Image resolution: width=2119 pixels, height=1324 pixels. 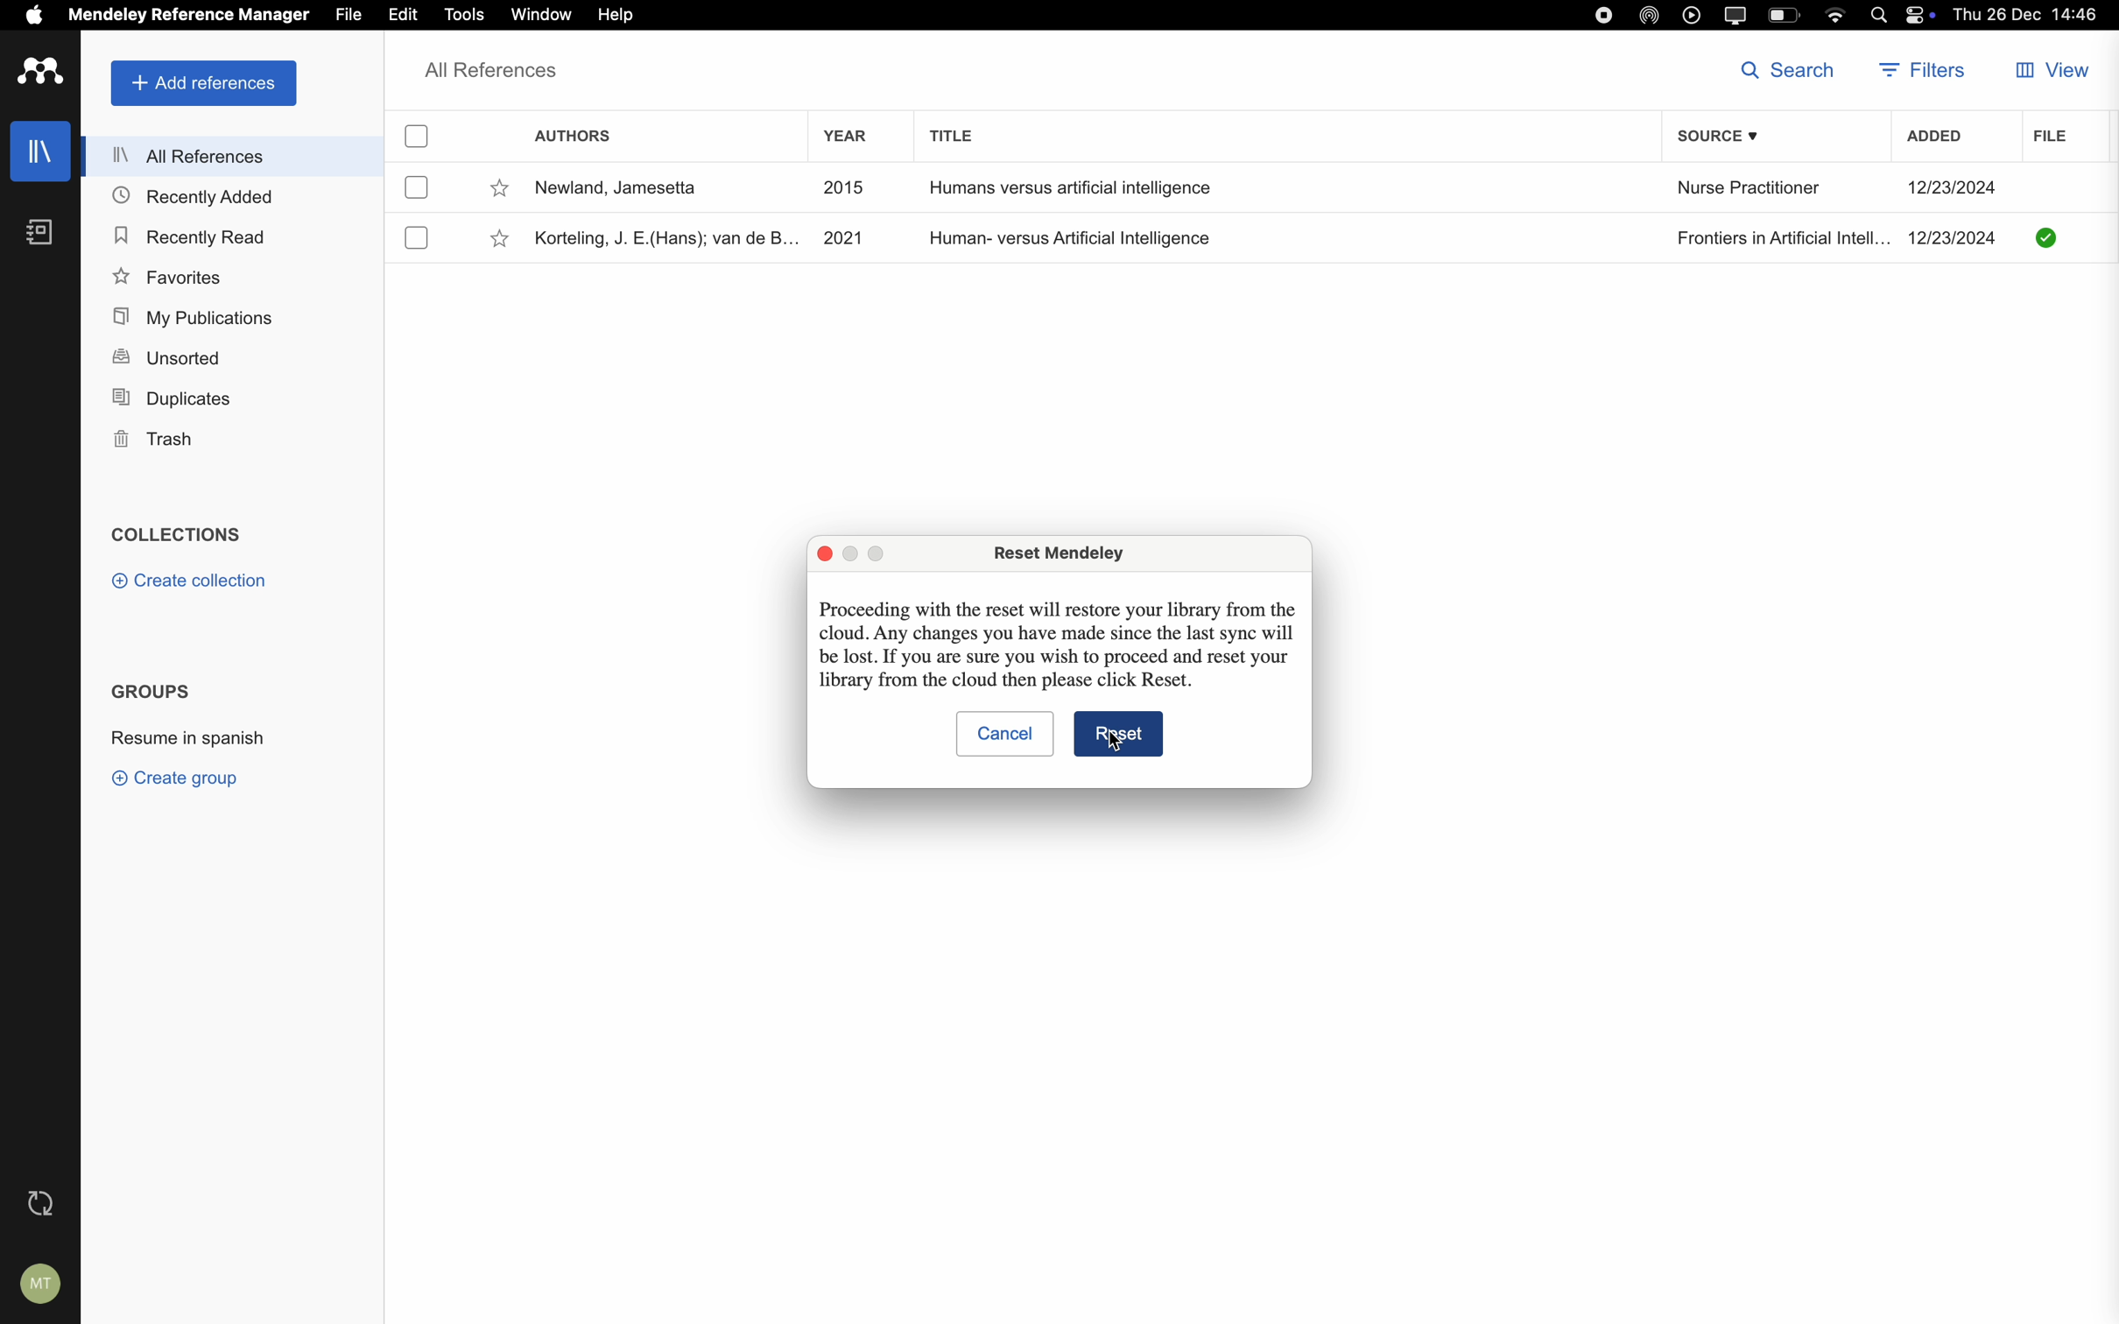 What do you see at coordinates (419, 237) in the screenshot?
I see `checkbox` at bounding box center [419, 237].